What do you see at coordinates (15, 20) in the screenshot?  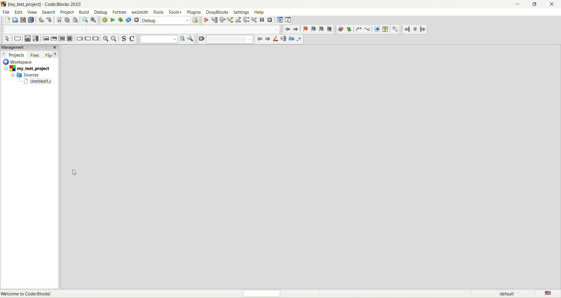 I see `open` at bounding box center [15, 20].